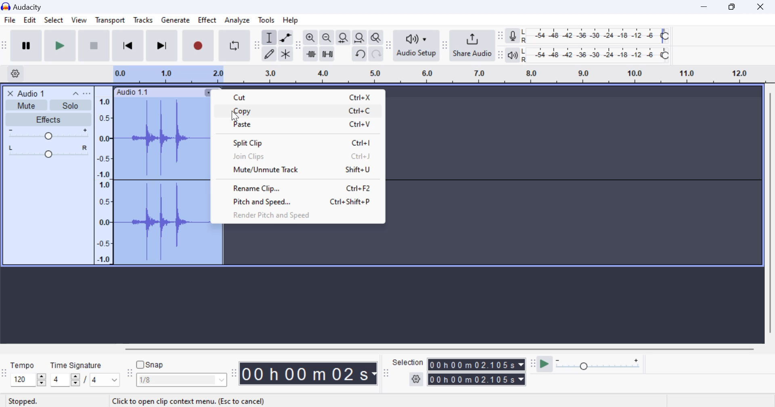  I want to click on multi tool, so click(286, 55).